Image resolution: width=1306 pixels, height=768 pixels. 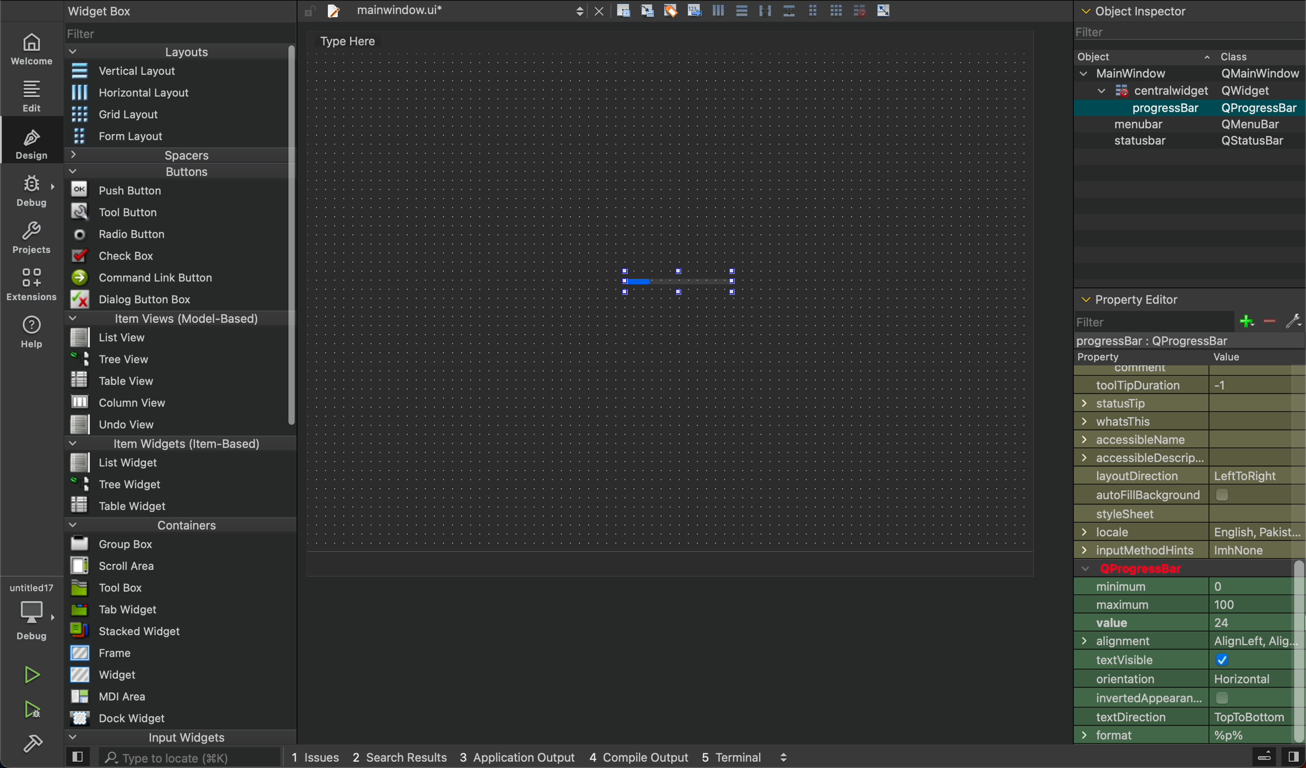 I want to click on testVisible, so click(x=1183, y=662).